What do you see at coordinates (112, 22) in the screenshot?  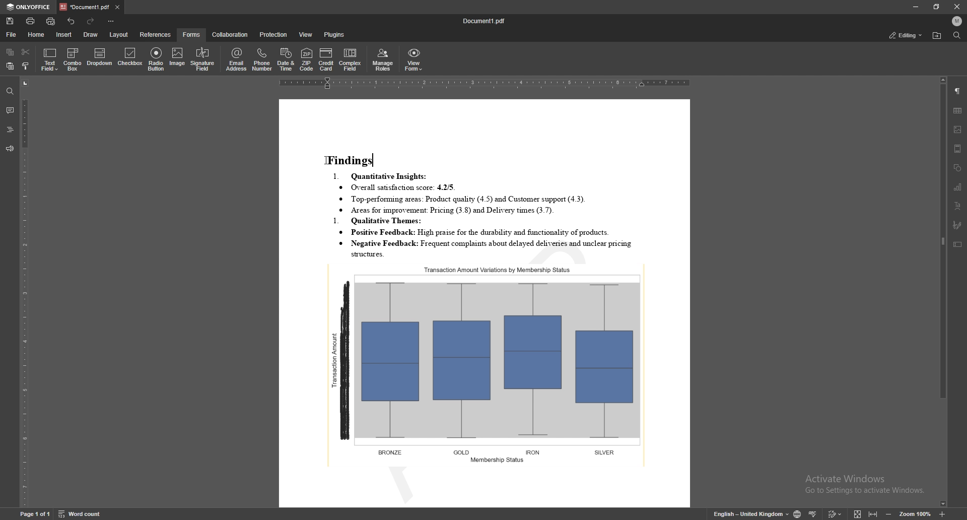 I see `customize toolbar` at bounding box center [112, 22].